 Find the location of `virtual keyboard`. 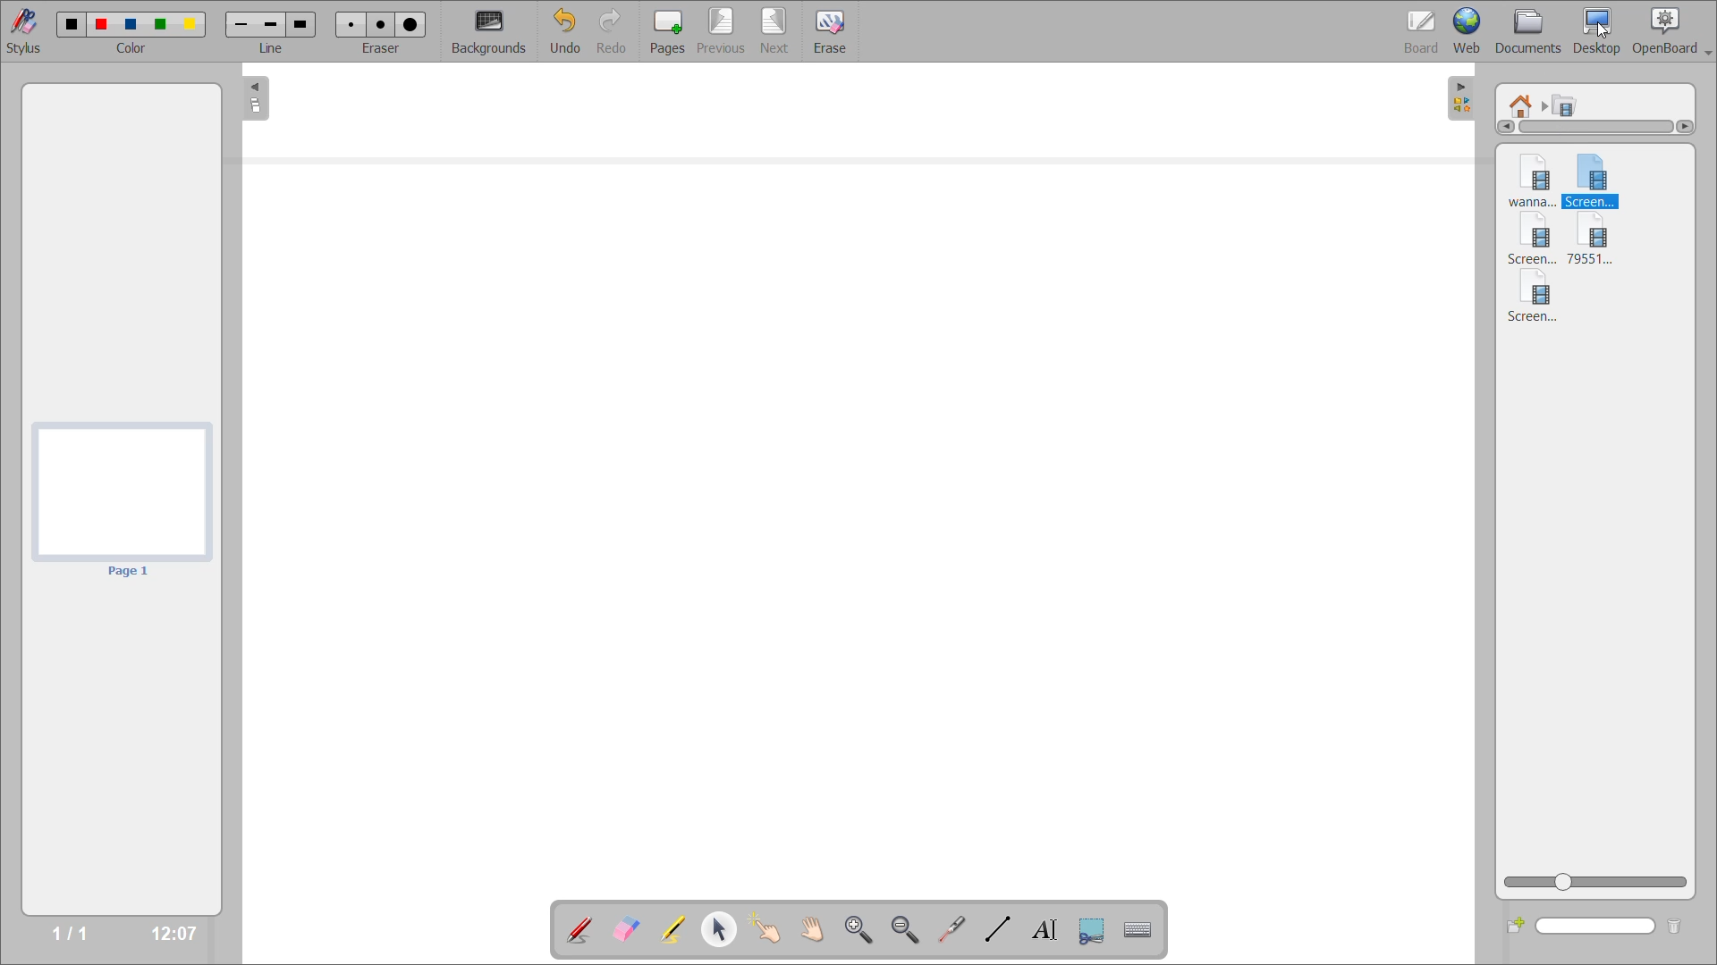

virtual keyboard is located at coordinates (1146, 932).